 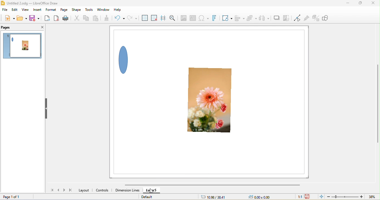 I want to click on layer 5, so click(x=156, y=190).